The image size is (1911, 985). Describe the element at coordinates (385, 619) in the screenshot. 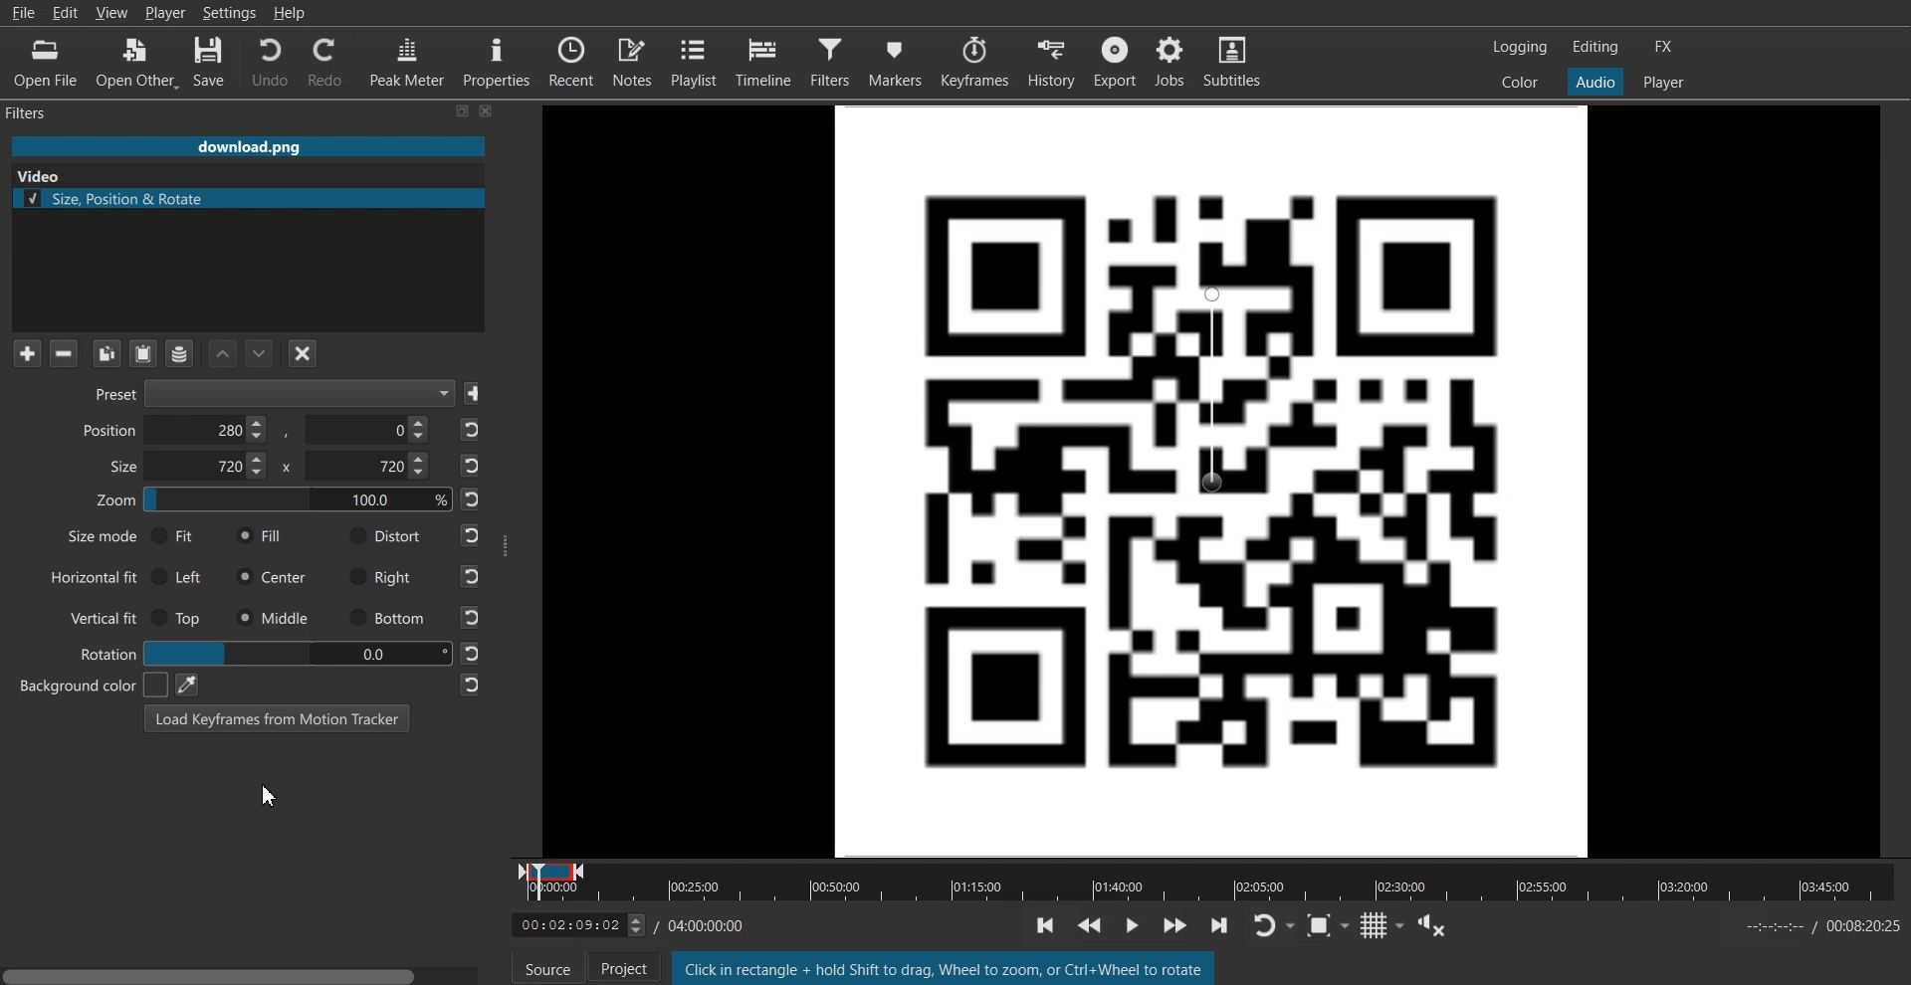

I see `Bottom` at that location.